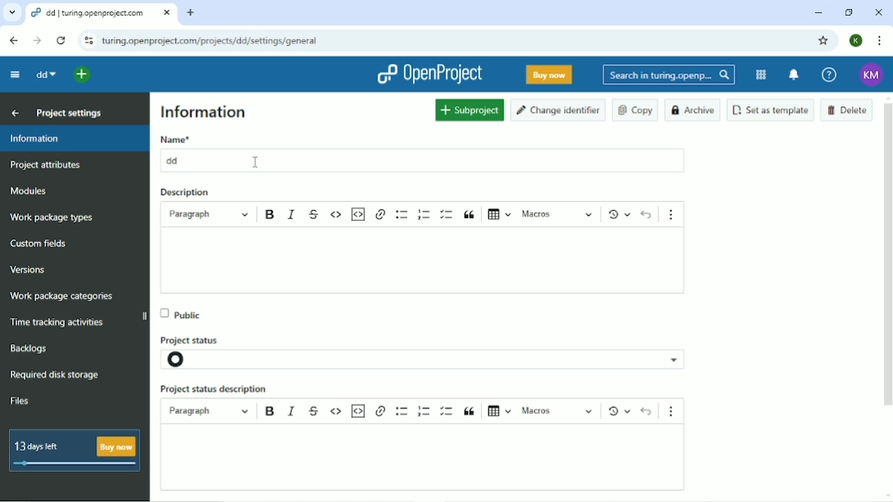 Image resolution: width=893 pixels, height=502 pixels. What do you see at coordinates (61, 41) in the screenshot?
I see `Reload this page` at bounding box center [61, 41].